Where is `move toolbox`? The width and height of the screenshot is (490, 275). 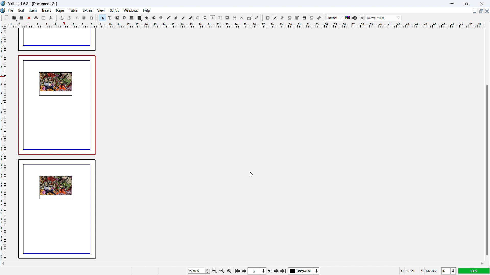 move toolbox is located at coordinates (325, 18).